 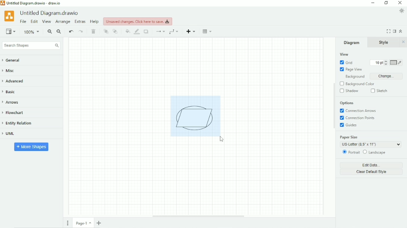 I want to click on Options, so click(x=347, y=103).